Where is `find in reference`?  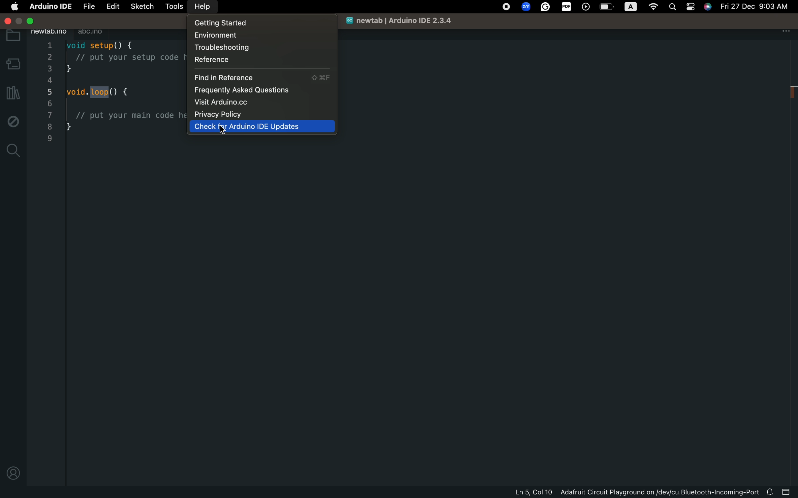
find in reference is located at coordinates (262, 77).